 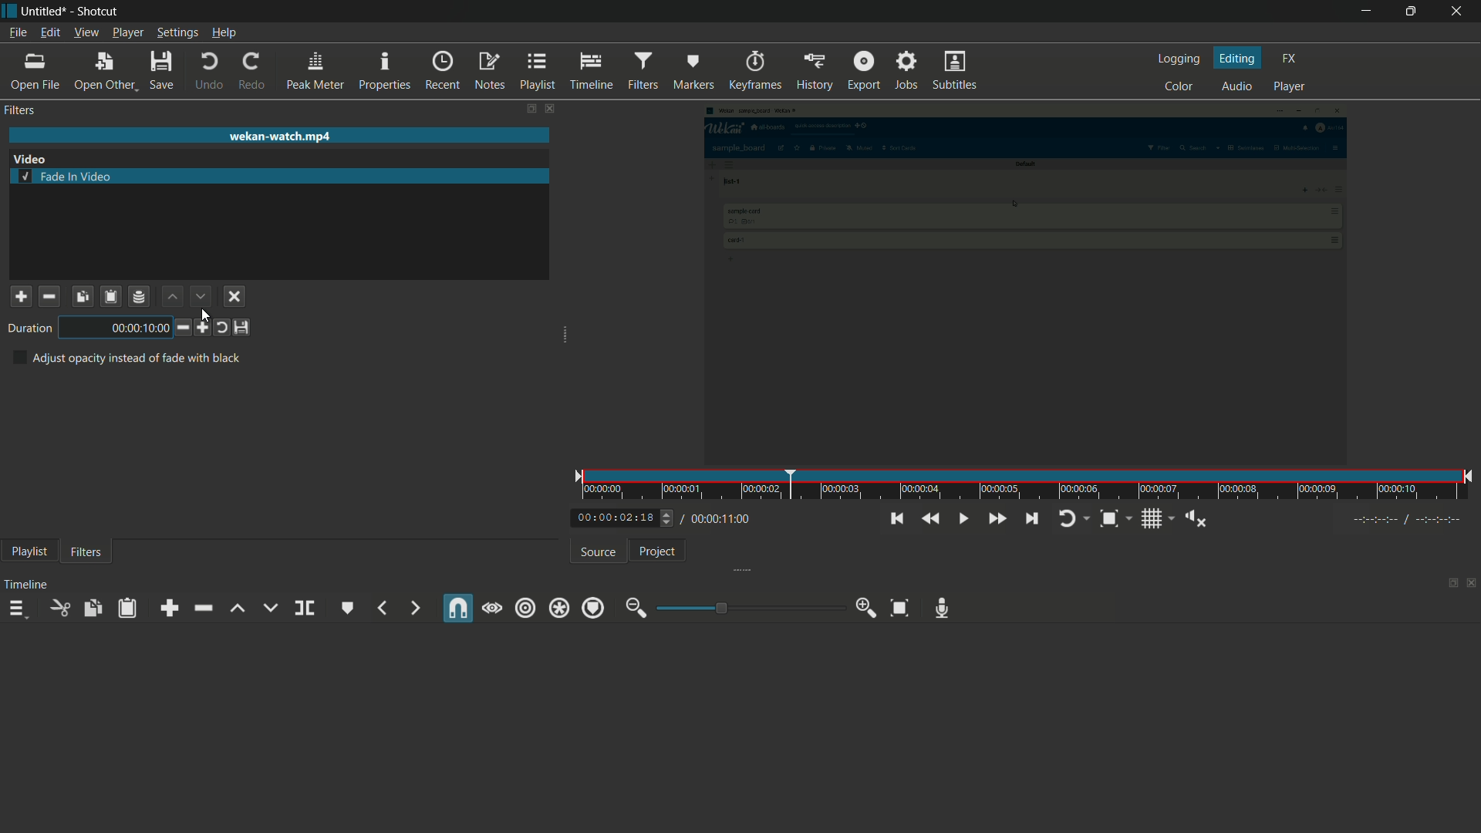 What do you see at coordinates (52, 33) in the screenshot?
I see `edit menu` at bounding box center [52, 33].